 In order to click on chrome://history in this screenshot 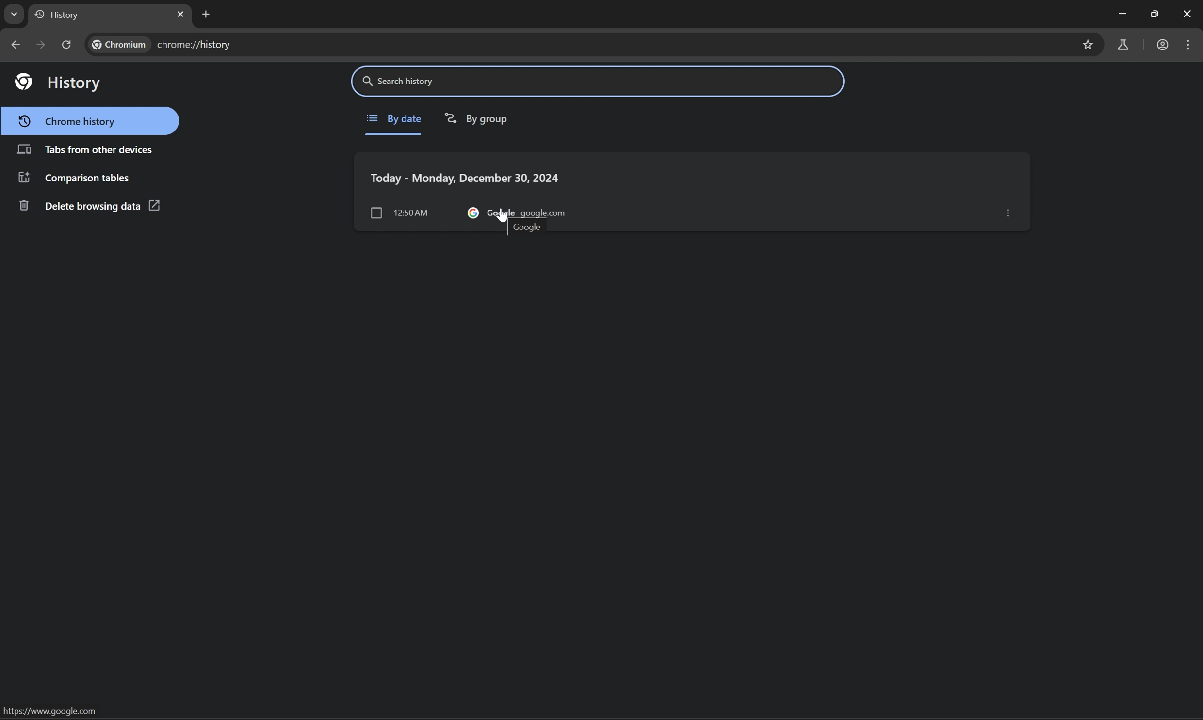, I will do `click(611, 44)`.